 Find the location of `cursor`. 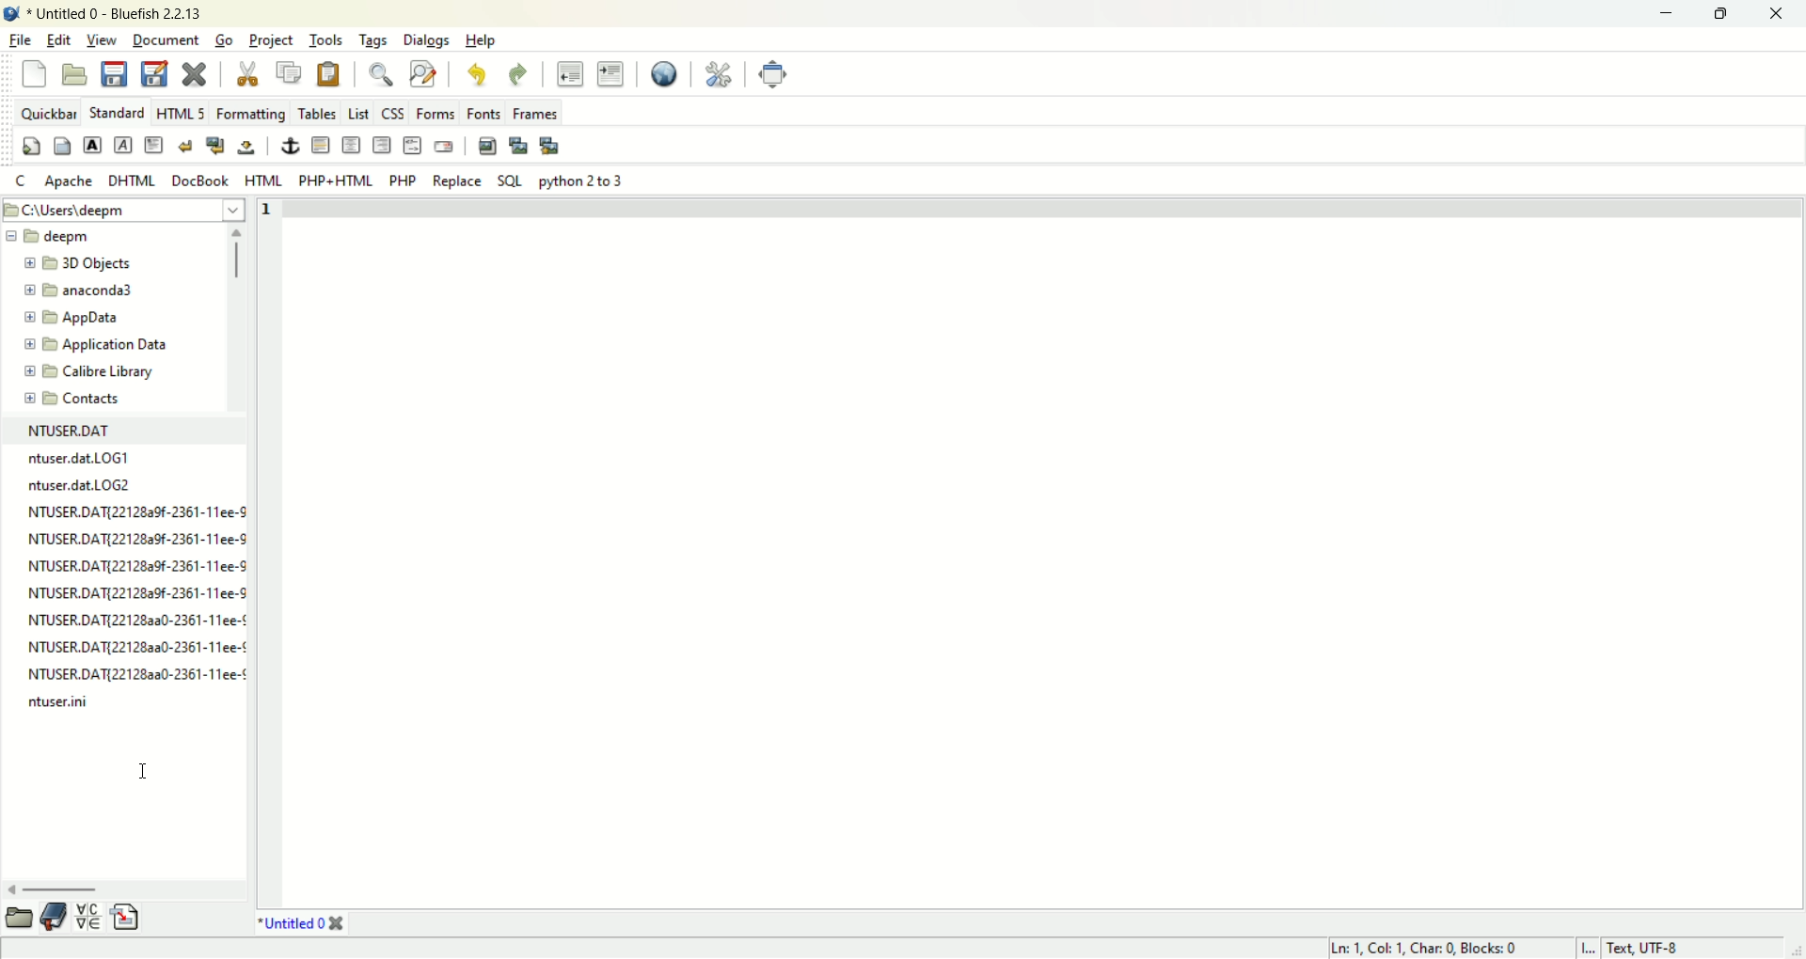

cursor is located at coordinates (144, 772).